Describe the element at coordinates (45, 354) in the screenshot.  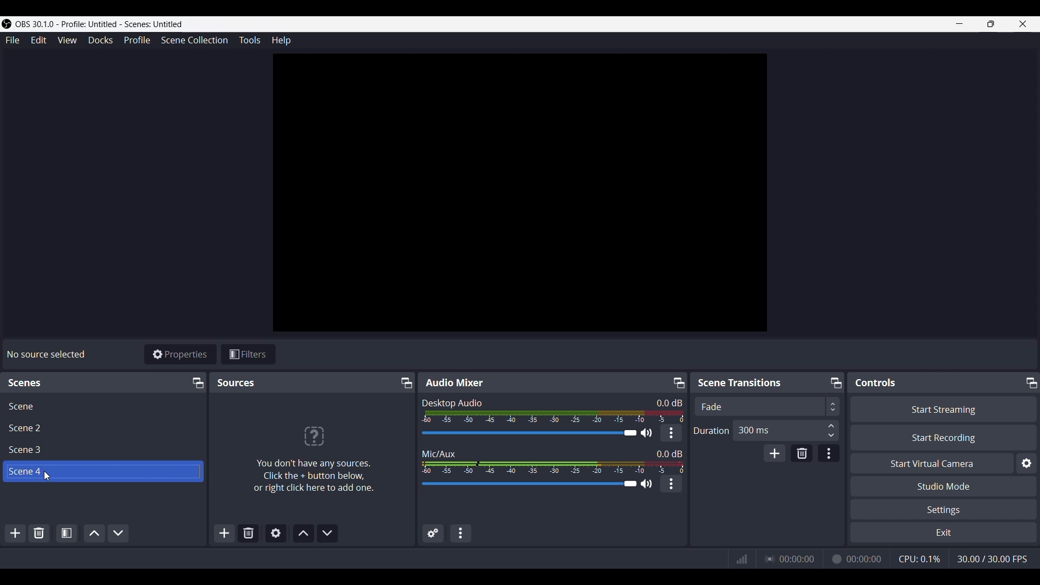
I see `No sources selected` at that location.